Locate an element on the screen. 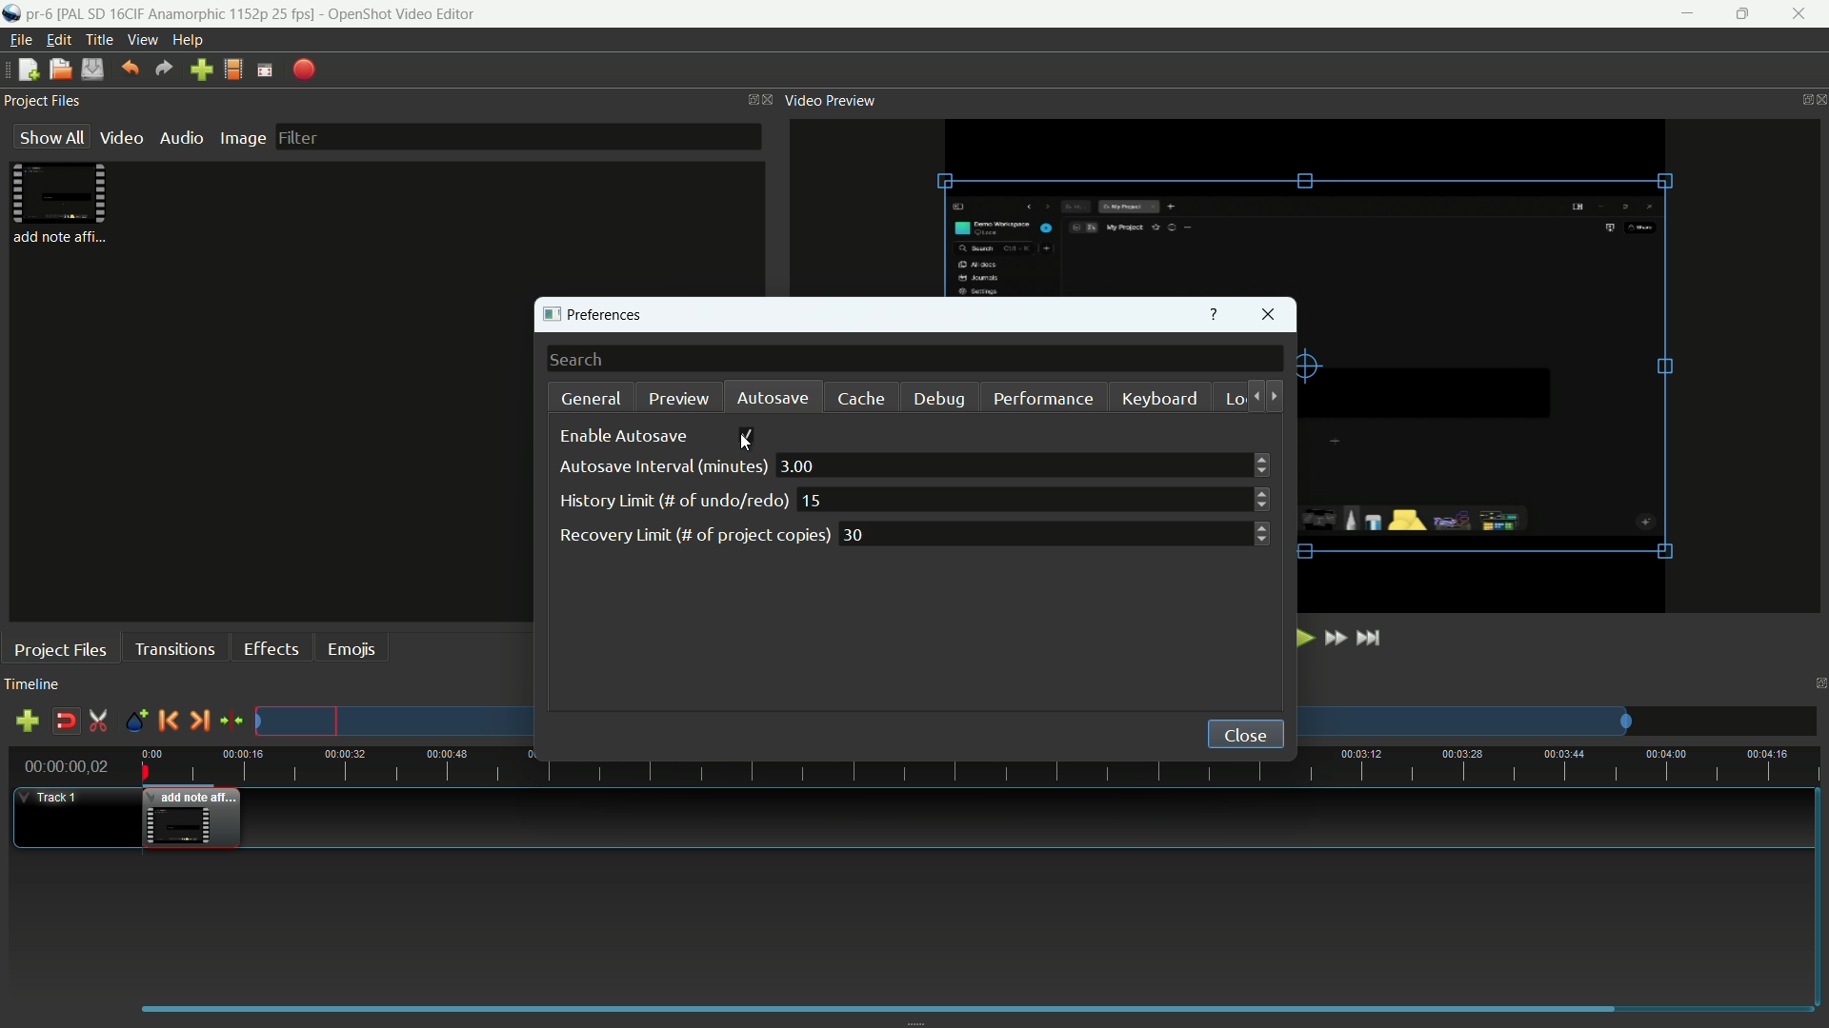 The height and width of the screenshot is (1028, 1829). next marker is located at coordinates (201, 720).